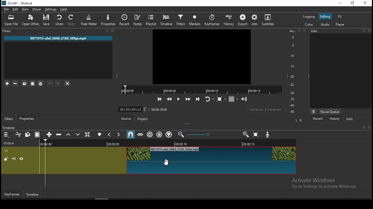  I want to click on Project, so click(142, 118).